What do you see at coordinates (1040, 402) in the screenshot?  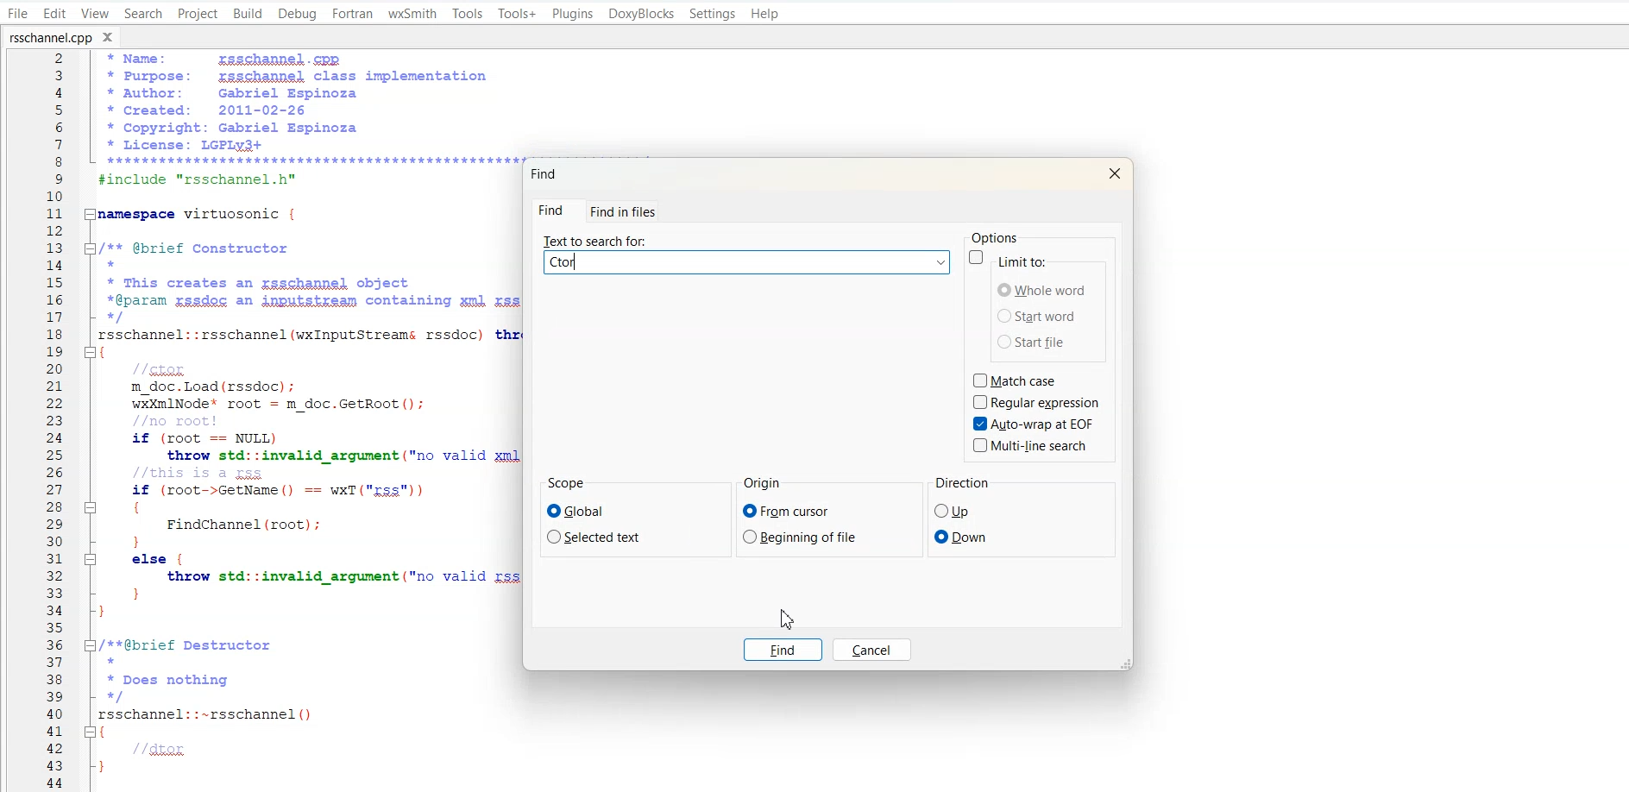 I see `Regular expression` at bounding box center [1040, 402].